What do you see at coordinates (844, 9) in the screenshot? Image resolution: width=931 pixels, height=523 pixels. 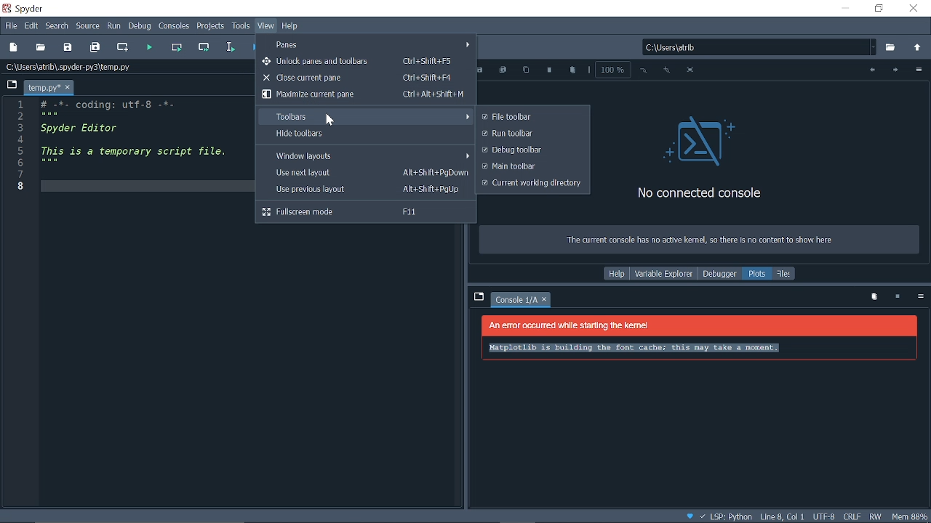 I see `Minimize` at bounding box center [844, 9].